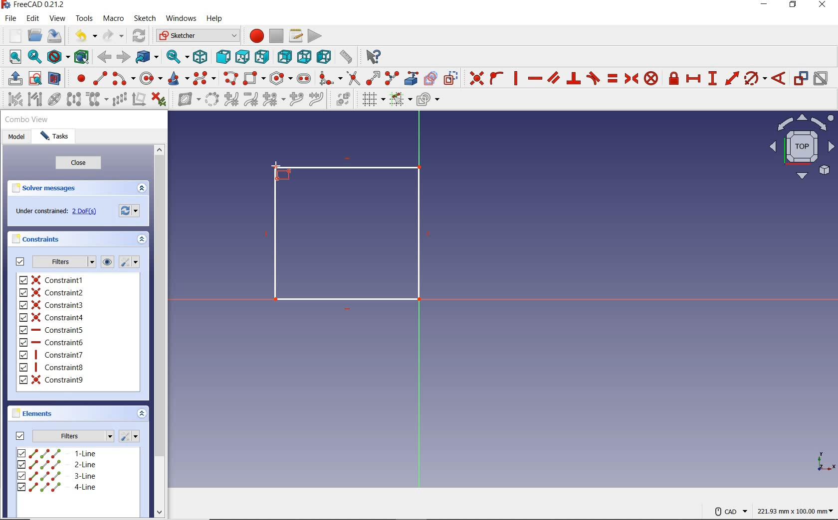 The height and width of the screenshot is (520, 838). I want to click on draw style, so click(57, 56).